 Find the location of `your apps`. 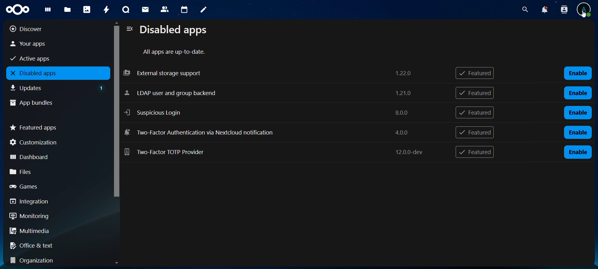

your apps is located at coordinates (50, 44).